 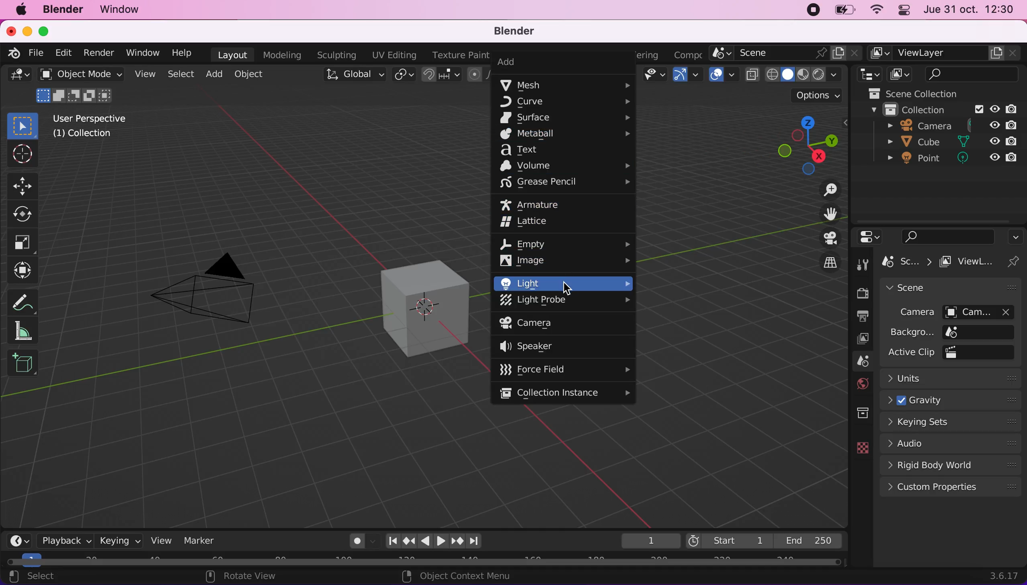 What do you see at coordinates (389, 541) in the screenshot?
I see `Jump to startpoint` at bounding box center [389, 541].